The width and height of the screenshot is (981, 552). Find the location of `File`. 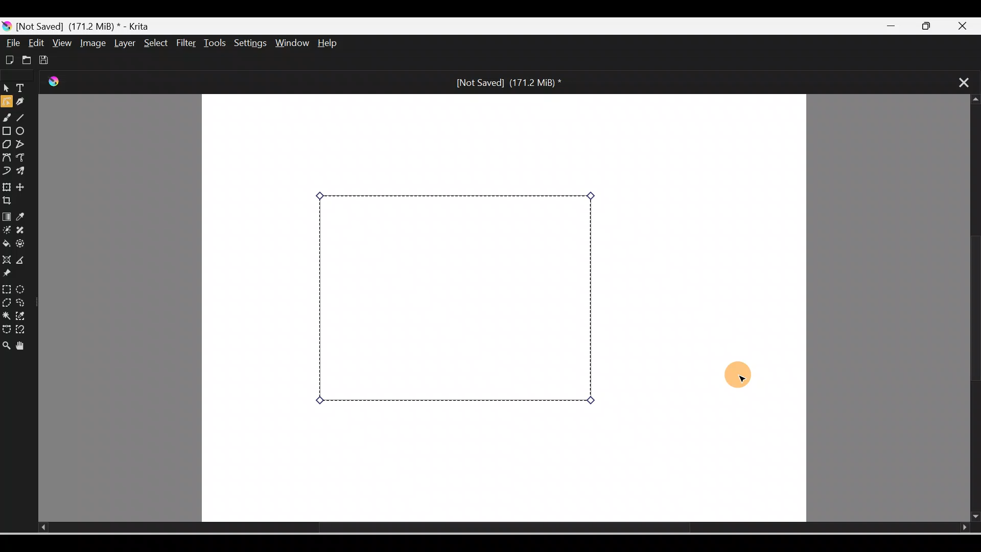

File is located at coordinates (13, 43).